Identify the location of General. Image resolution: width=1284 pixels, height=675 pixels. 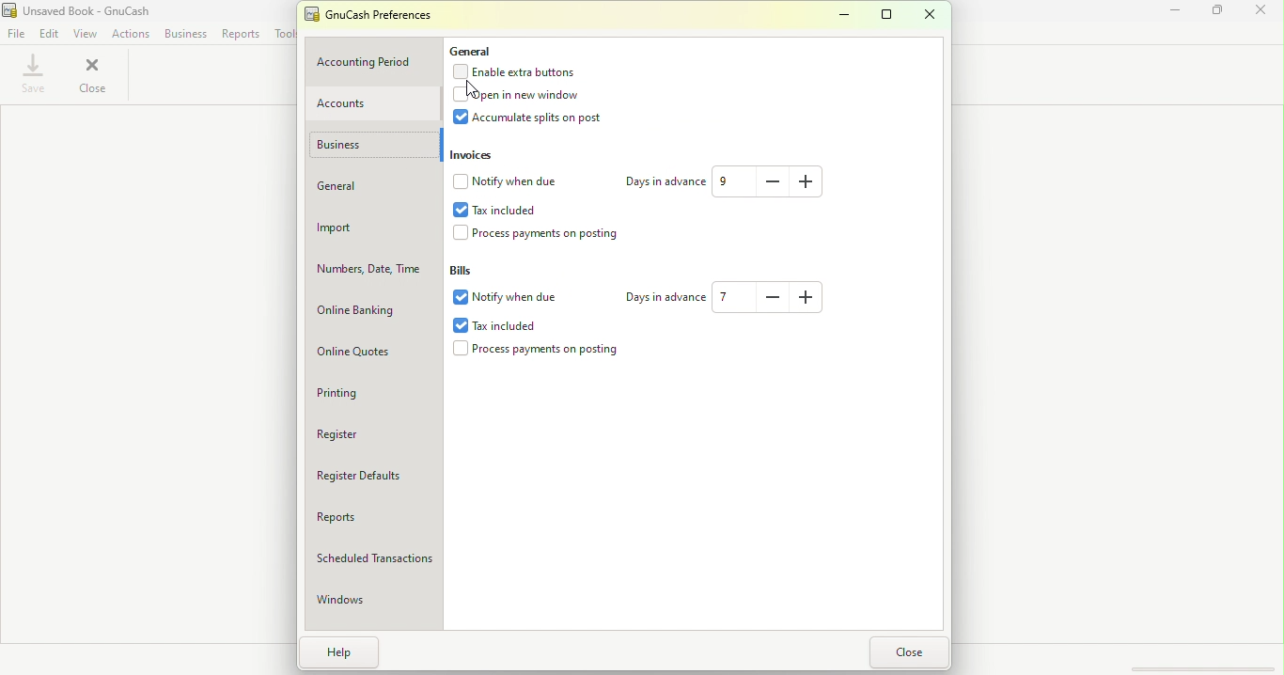
(373, 188).